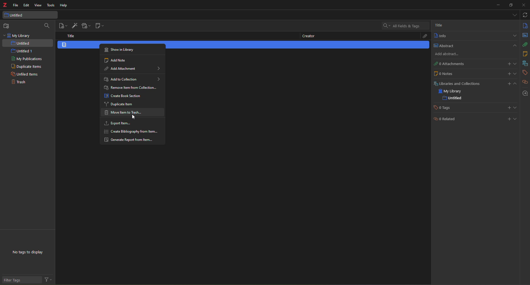  I want to click on add, so click(446, 54).